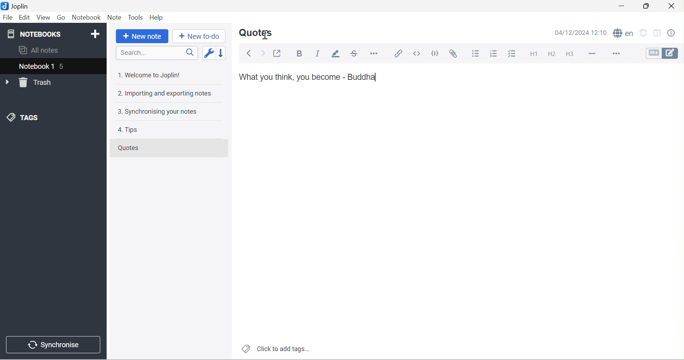 The width and height of the screenshot is (684, 360). What do you see at coordinates (17, 6) in the screenshot?
I see `Joplin` at bounding box center [17, 6].